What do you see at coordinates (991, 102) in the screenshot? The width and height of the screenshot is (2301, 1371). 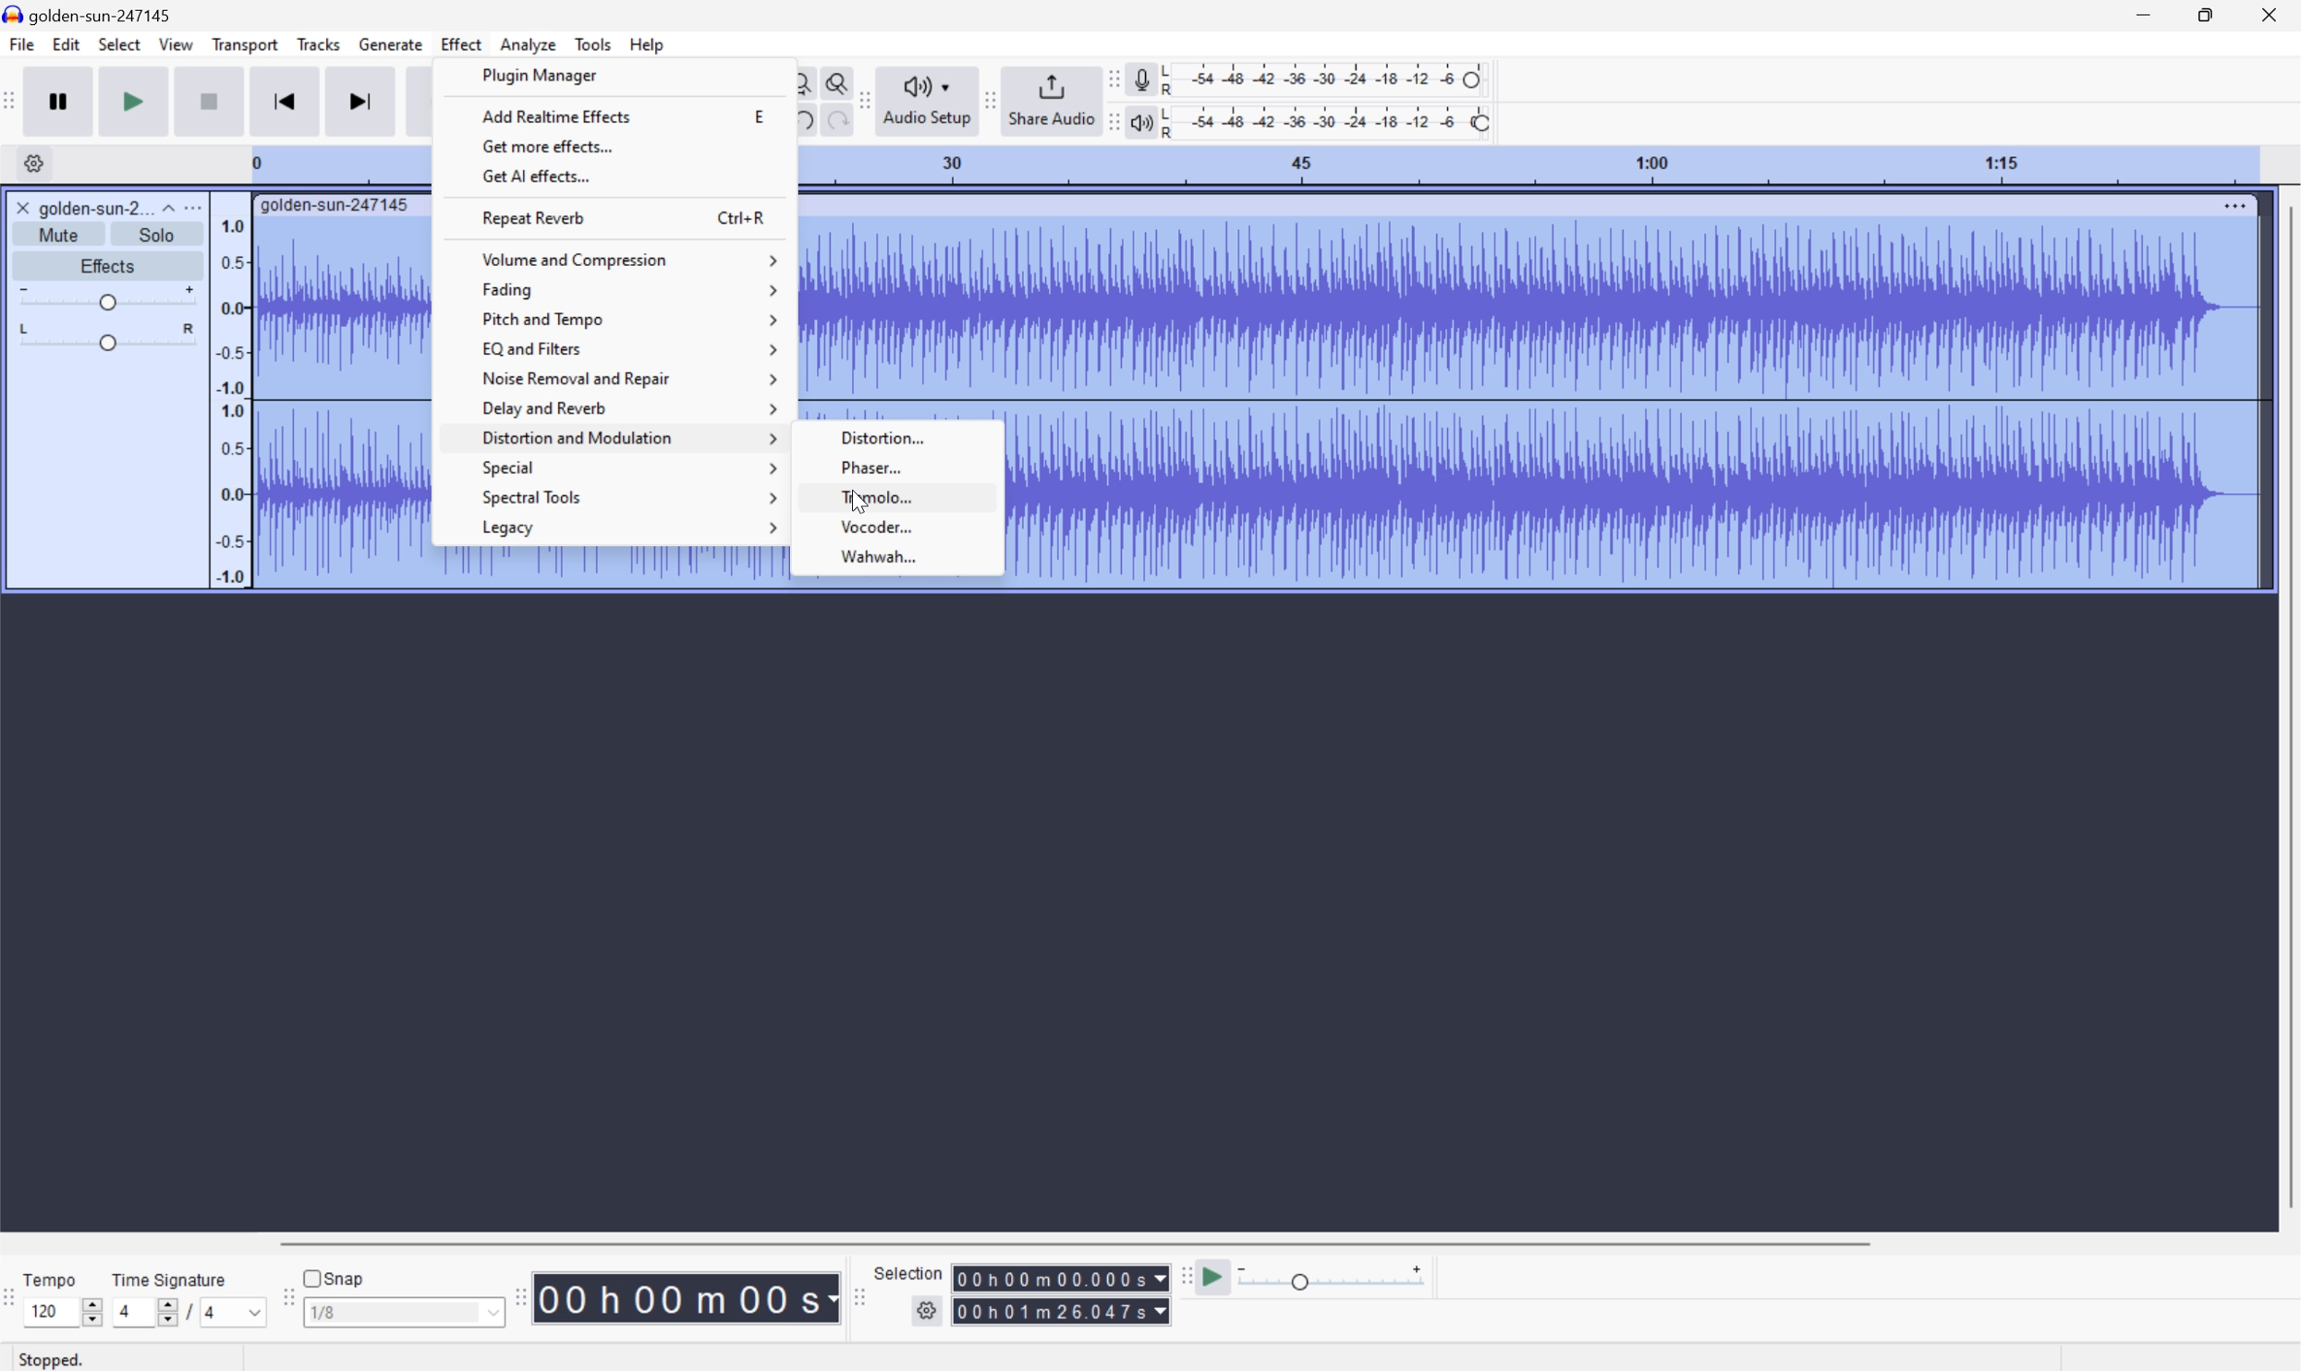 I see `Audacity share audio toolbar` at bounding box center [991, 102].